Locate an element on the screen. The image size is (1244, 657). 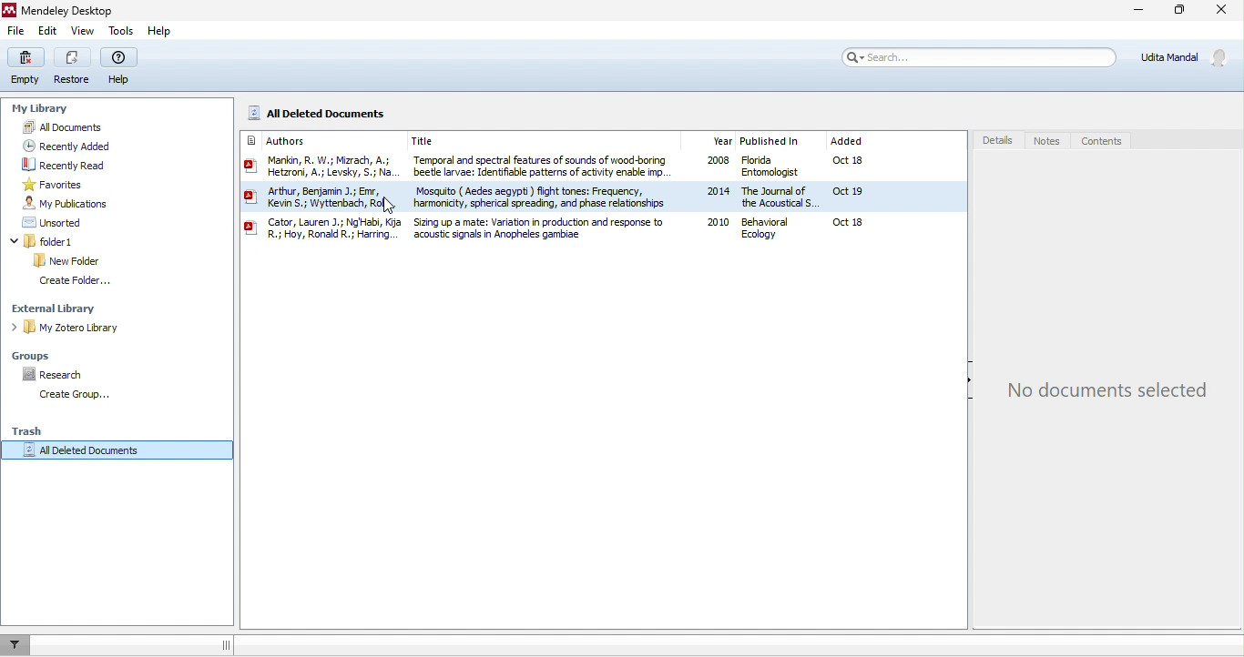
my zotero library is located at coordinates (73, 329).